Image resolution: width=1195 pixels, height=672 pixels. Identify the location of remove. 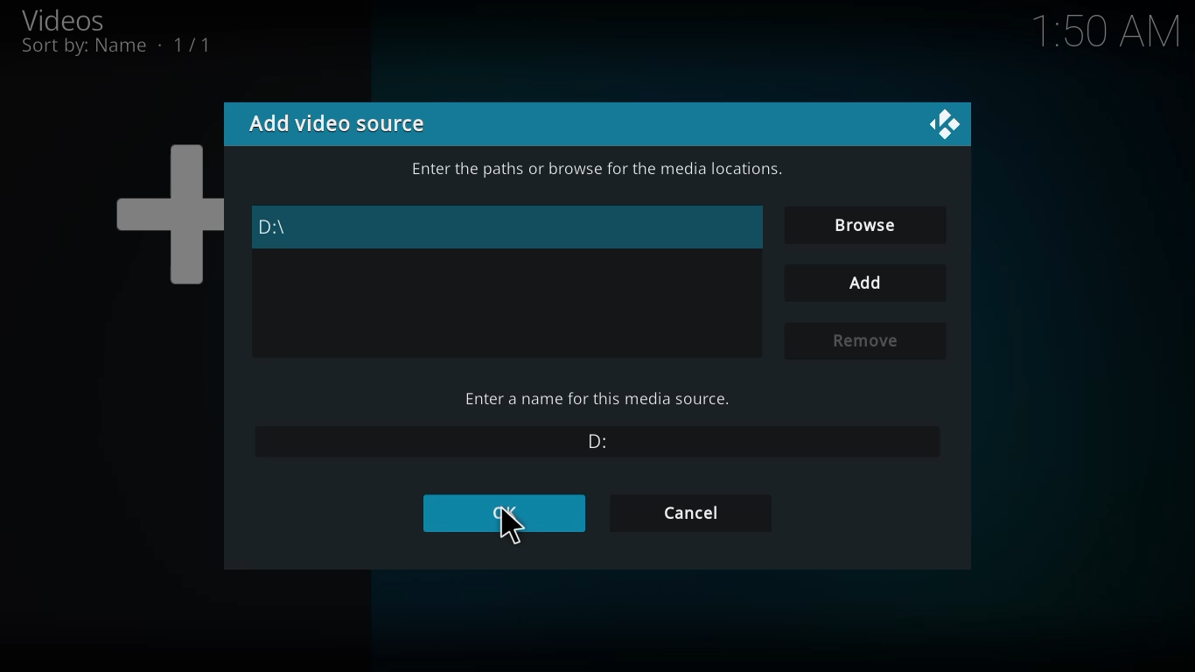
(862, 341).